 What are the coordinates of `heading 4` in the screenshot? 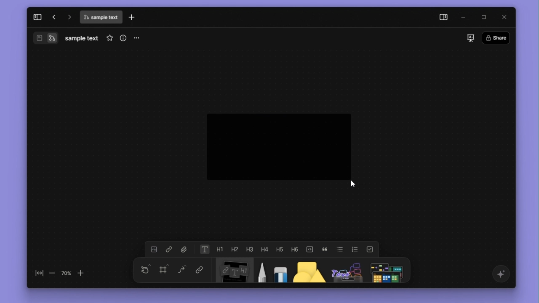 It's located at (265, 249).